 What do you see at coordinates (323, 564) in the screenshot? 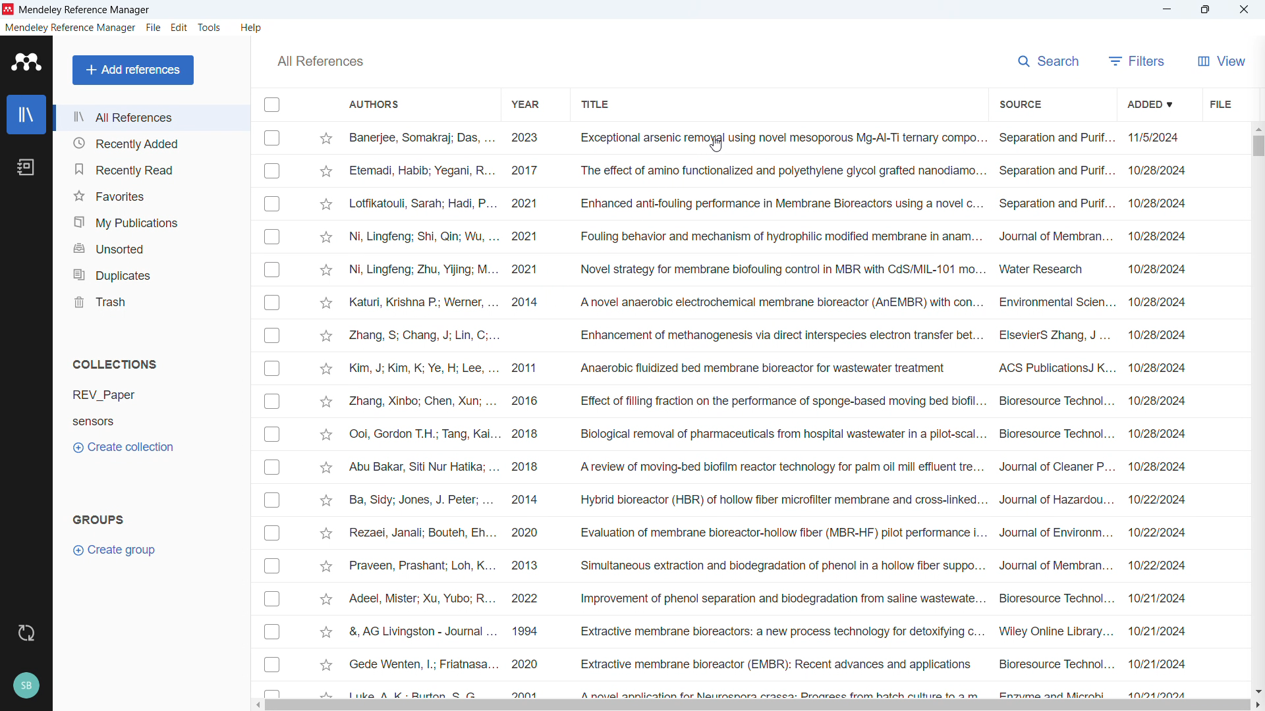
I see `click to starmark individuals entries` at bounding box center [323, 564].